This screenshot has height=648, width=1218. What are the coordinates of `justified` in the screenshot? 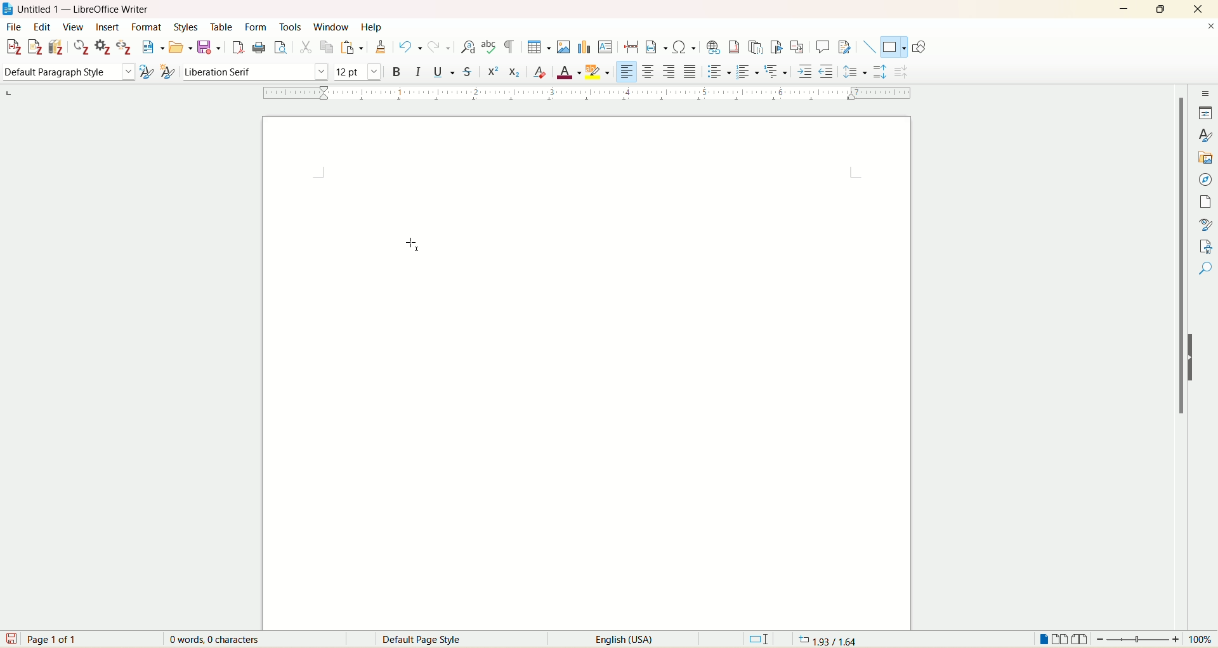 It's located at (691, 72).